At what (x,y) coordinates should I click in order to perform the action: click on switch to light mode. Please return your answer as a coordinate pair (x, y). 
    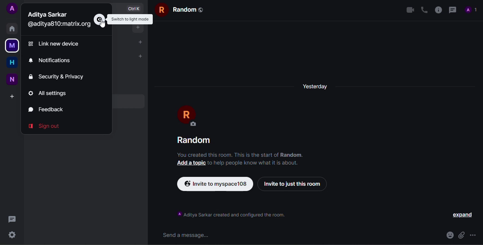
    Looking at the image, I should click on (131, 19).